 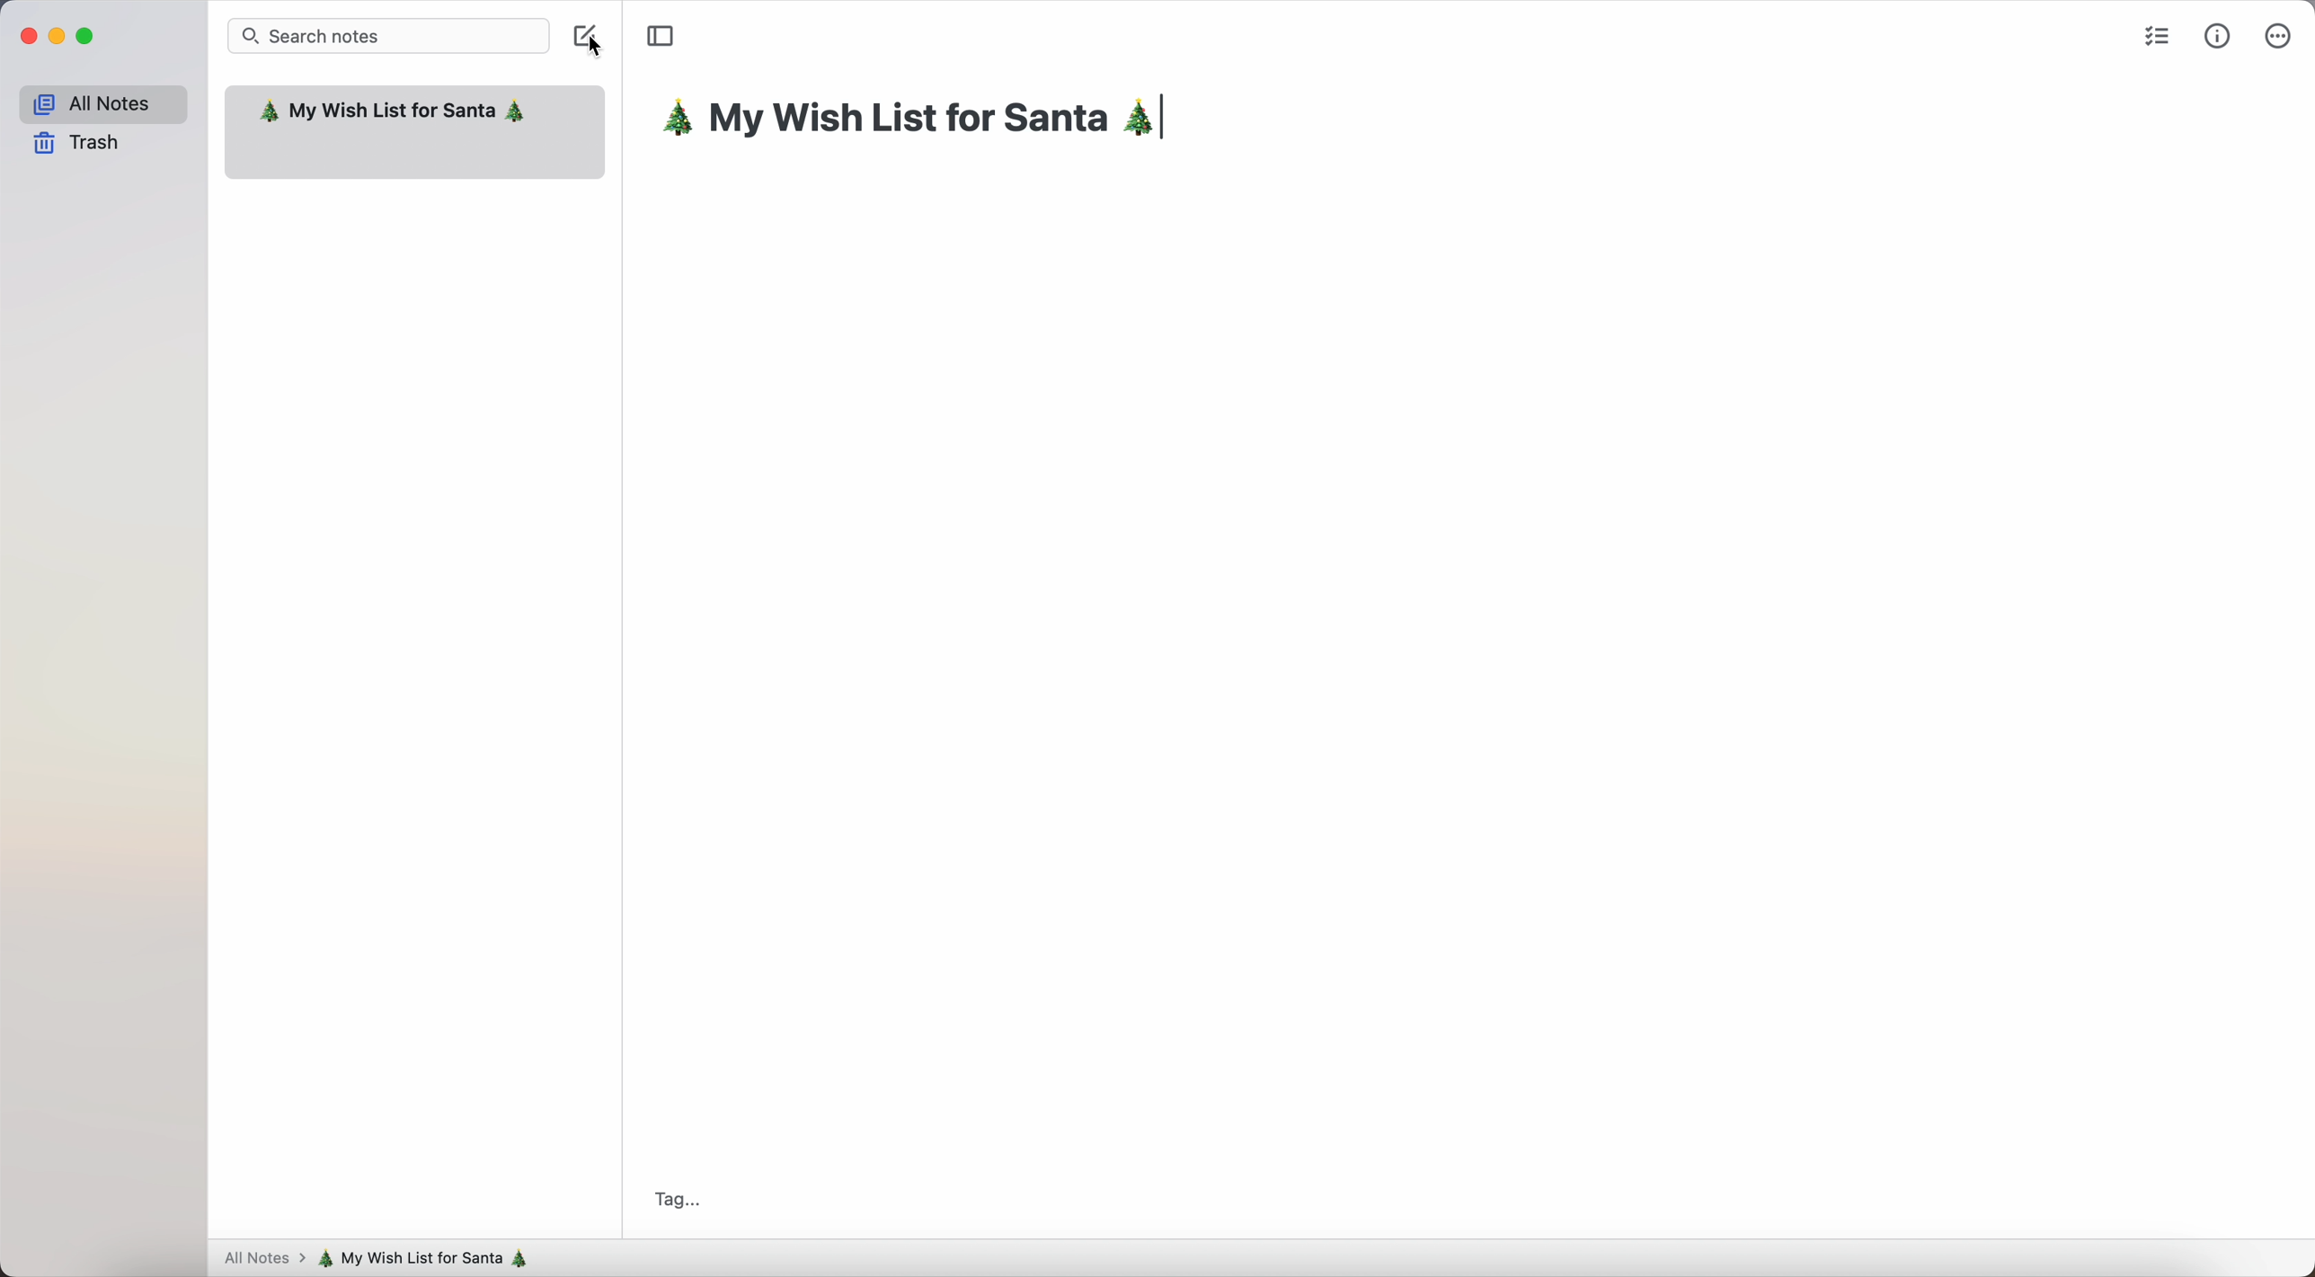 I want to click on cursor, so click(x=588, y=47).